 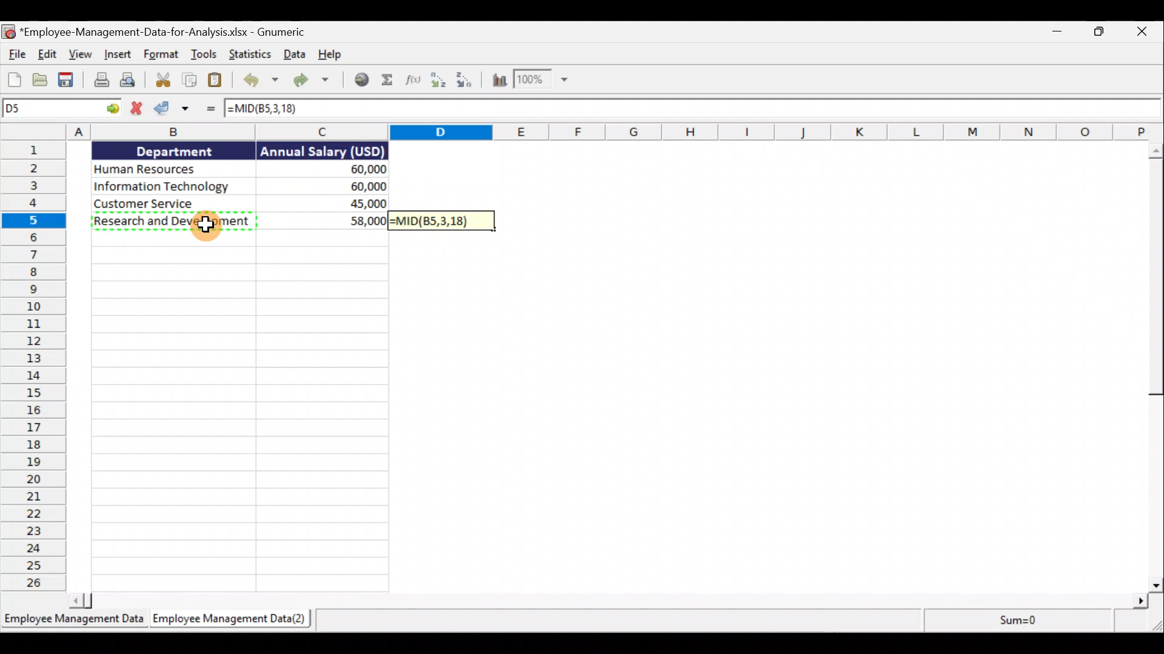 I want to click on Zoom, so click(x=548, y=82).